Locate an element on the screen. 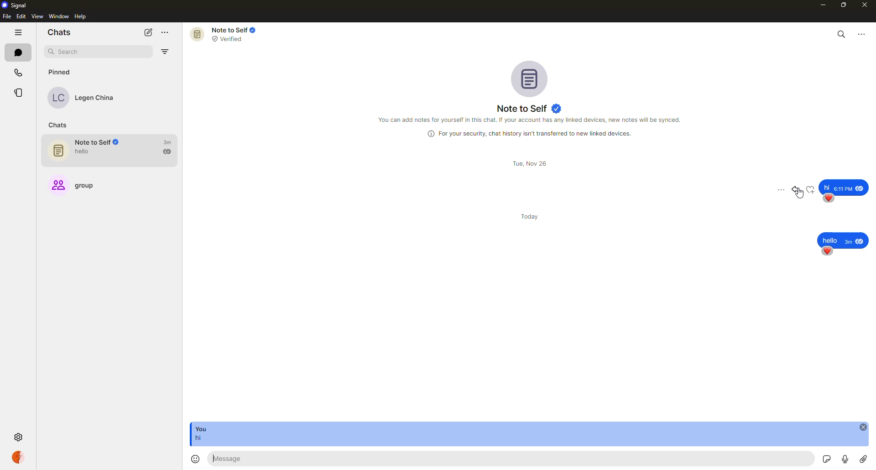 This screenshot has height=470, width=876. profile is located at coordinates (22, 457).